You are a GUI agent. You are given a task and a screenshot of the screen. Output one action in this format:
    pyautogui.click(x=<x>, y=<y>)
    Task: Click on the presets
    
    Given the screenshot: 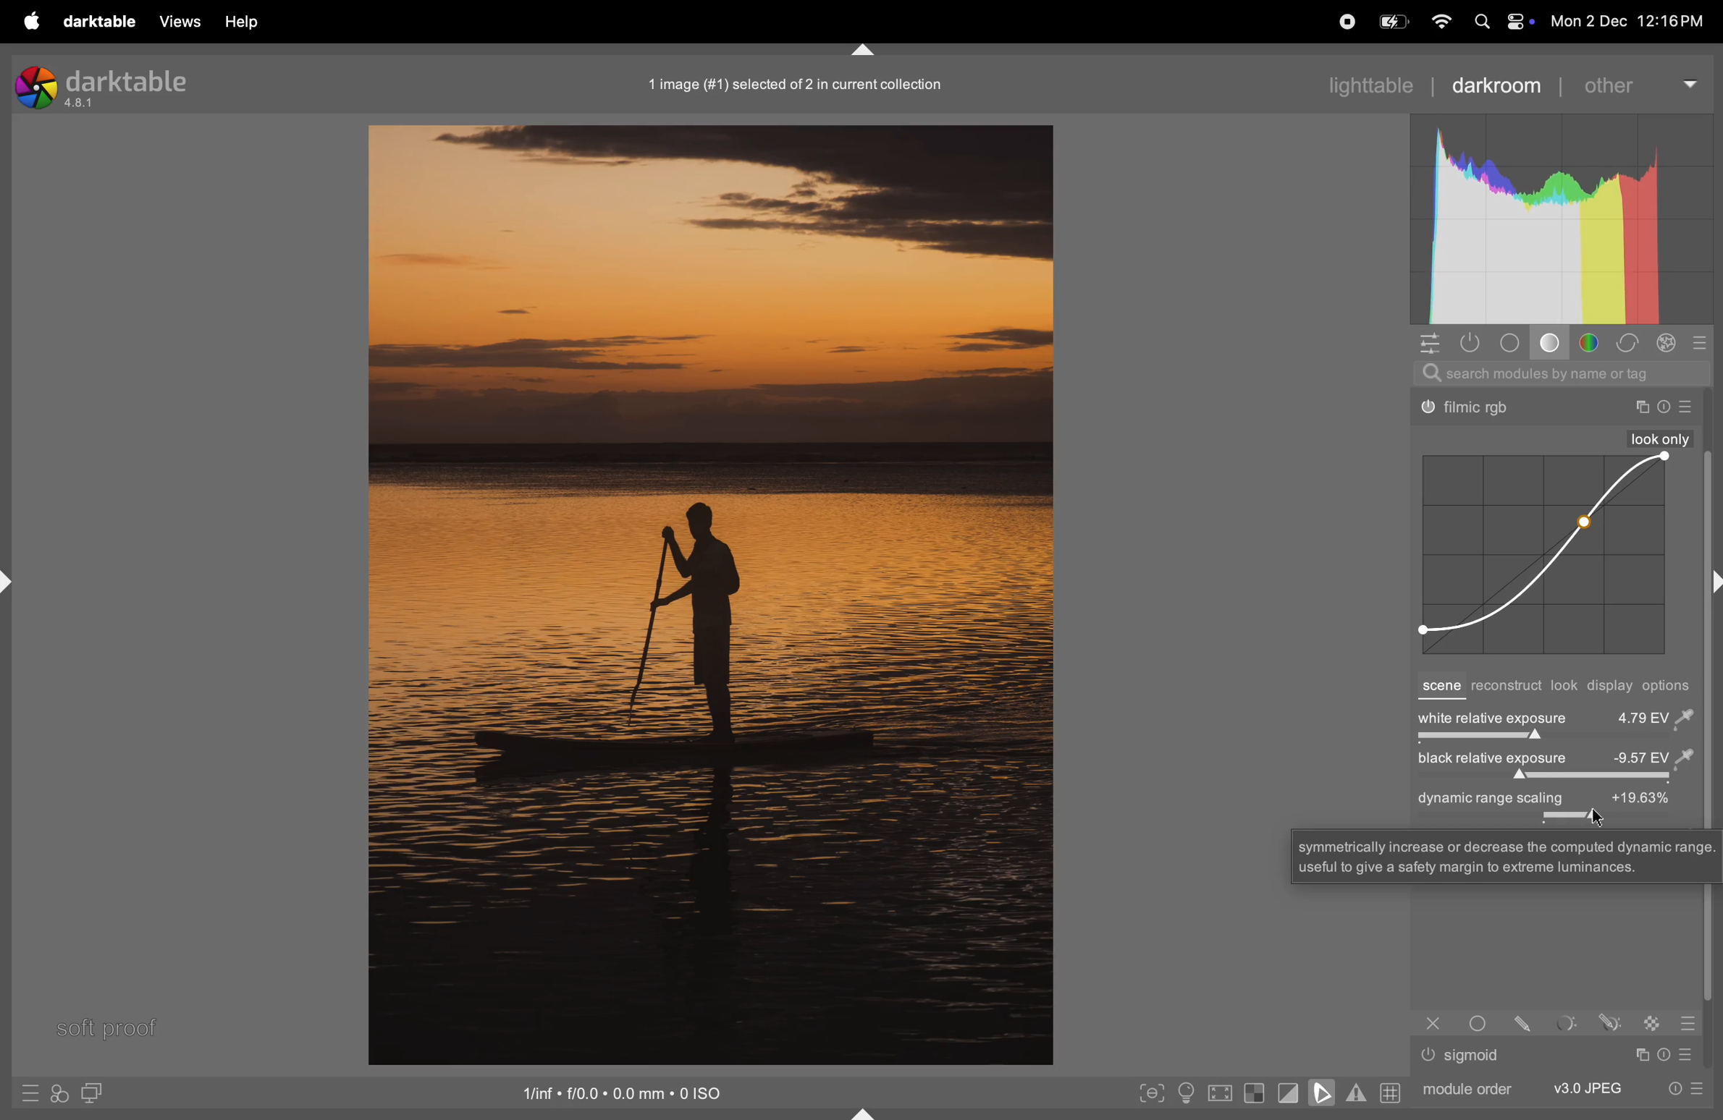 What is the action you would take?
    pyautogui.click(x=1702, y=342)
    